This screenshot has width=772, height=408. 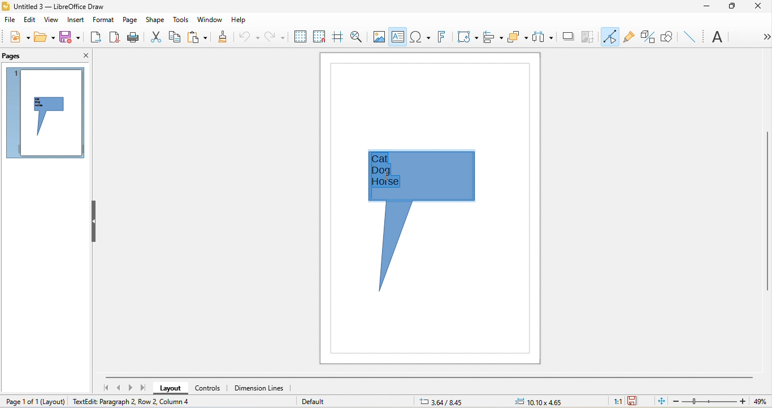 What do you see at coordinates (316, 401) in the screenshot?
I see `default` at bounding box center [316, 401].